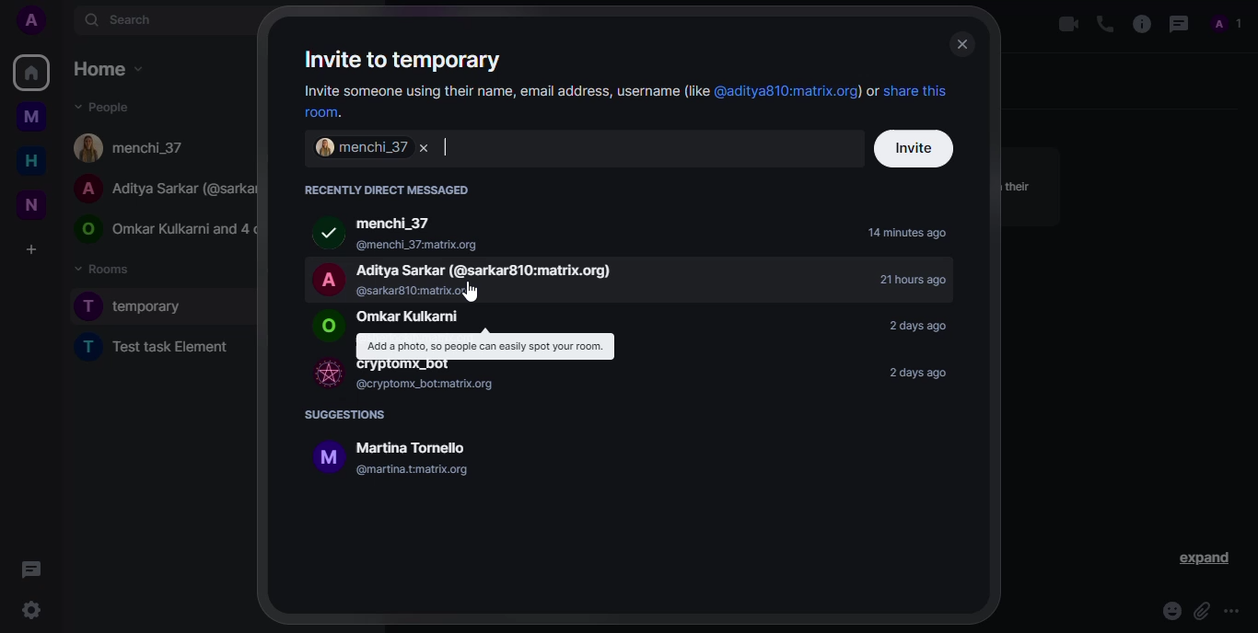  I want to click on threads, so click(1177, 24).